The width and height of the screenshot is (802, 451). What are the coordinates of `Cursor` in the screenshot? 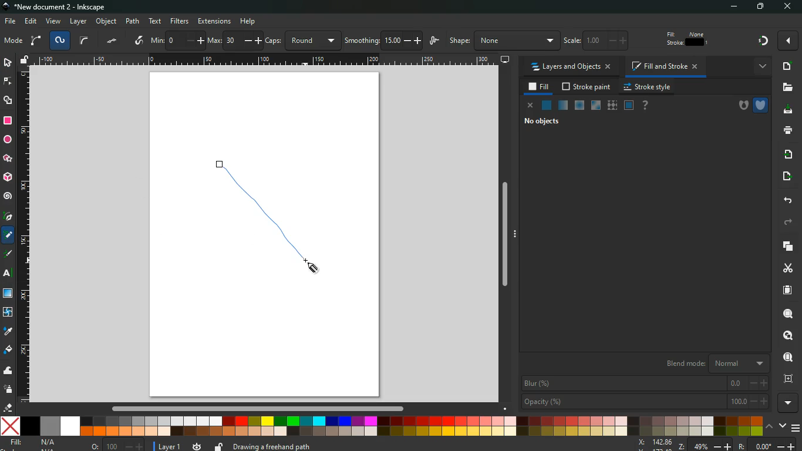 It's located at (310, 265).